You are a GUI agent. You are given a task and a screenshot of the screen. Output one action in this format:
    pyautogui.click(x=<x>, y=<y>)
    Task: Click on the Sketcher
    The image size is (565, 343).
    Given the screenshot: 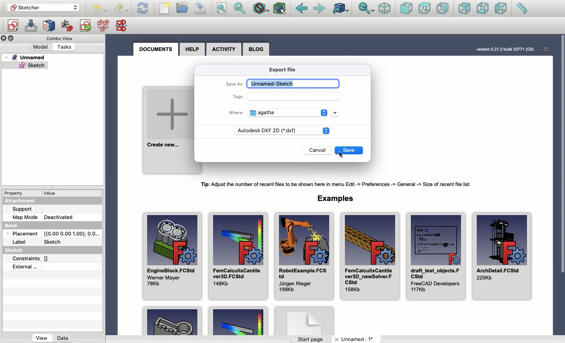 What is the action you would take?
    pyautogui.click(x=42, y=8)
    